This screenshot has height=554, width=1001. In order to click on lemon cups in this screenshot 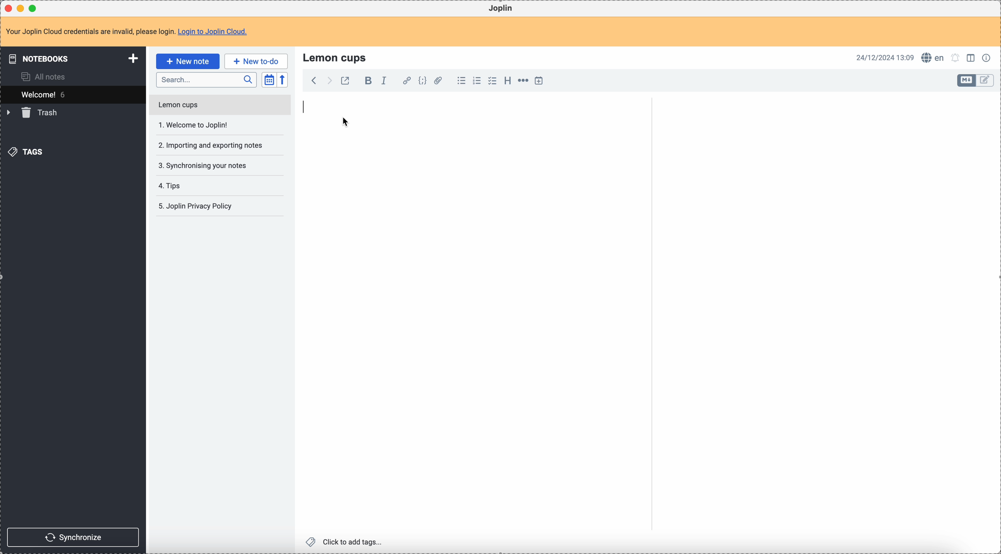, I will do `click(219, 106)`.